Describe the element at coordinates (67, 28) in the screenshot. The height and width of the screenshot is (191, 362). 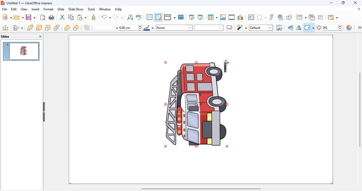
I see `in front of objects` at that location.